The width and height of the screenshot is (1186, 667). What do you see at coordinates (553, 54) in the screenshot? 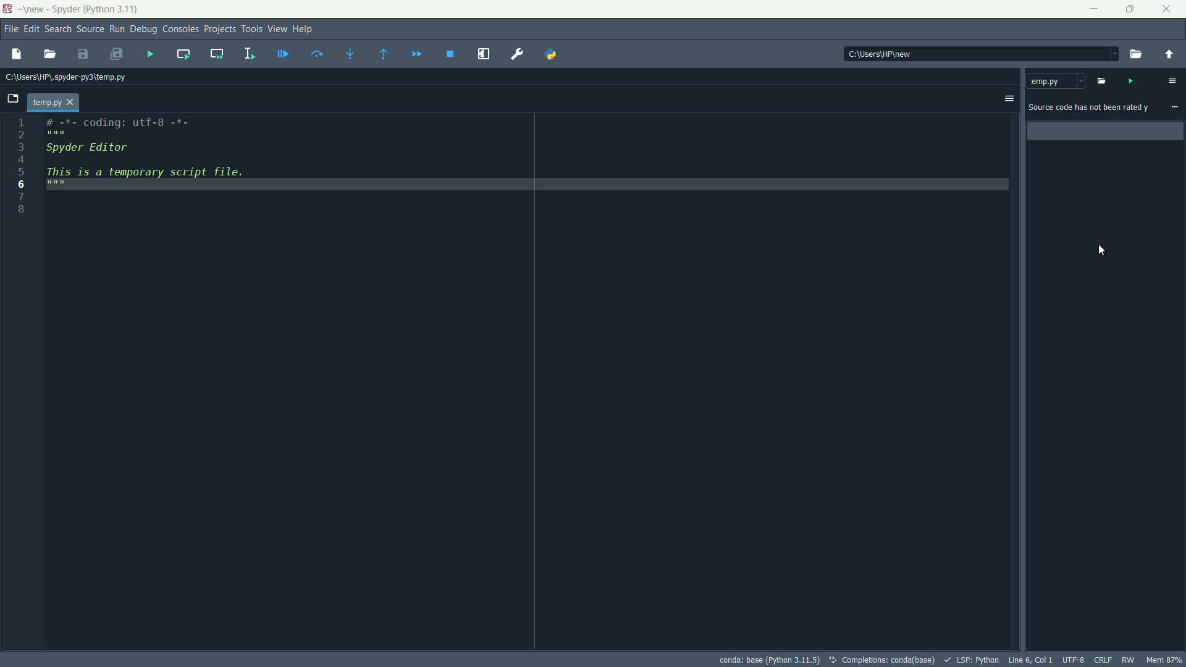
I see `python path manager` at bounding box center [553, 54].